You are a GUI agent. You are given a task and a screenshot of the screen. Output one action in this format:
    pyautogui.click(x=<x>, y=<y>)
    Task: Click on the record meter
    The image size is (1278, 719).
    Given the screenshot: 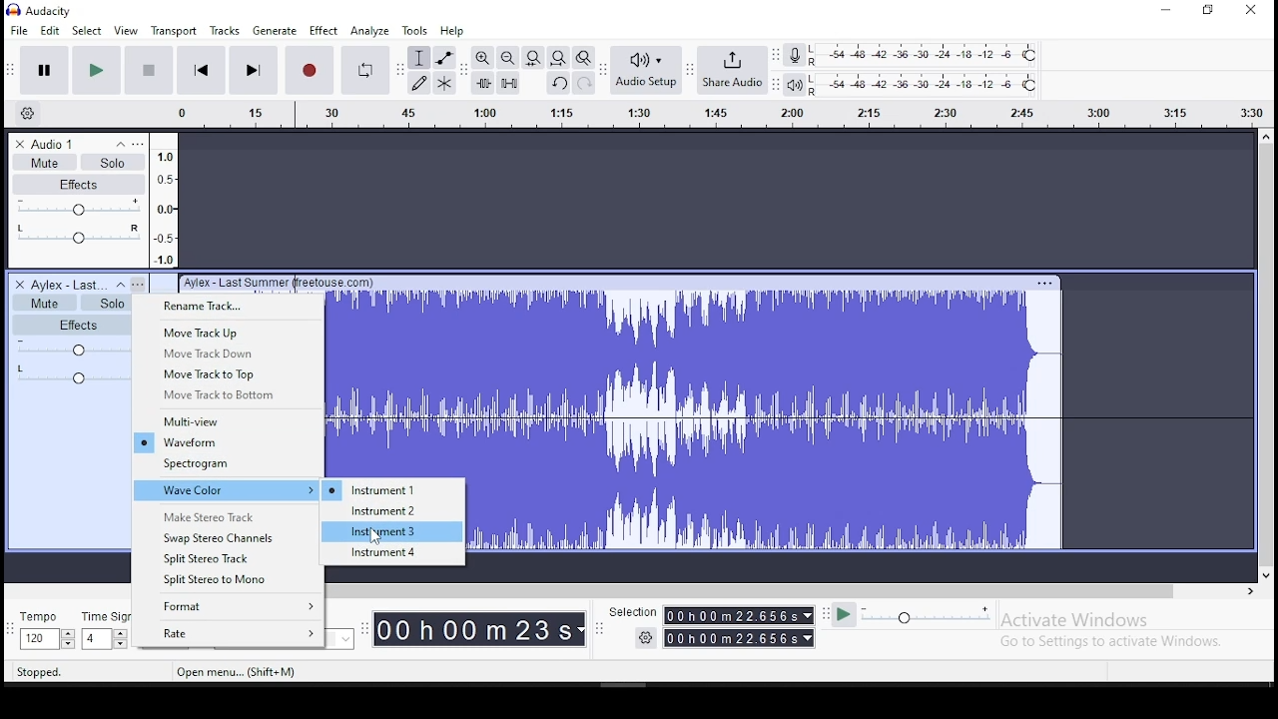 What is the action you would take?
    pyautogui.click(x=795, y=56)
    